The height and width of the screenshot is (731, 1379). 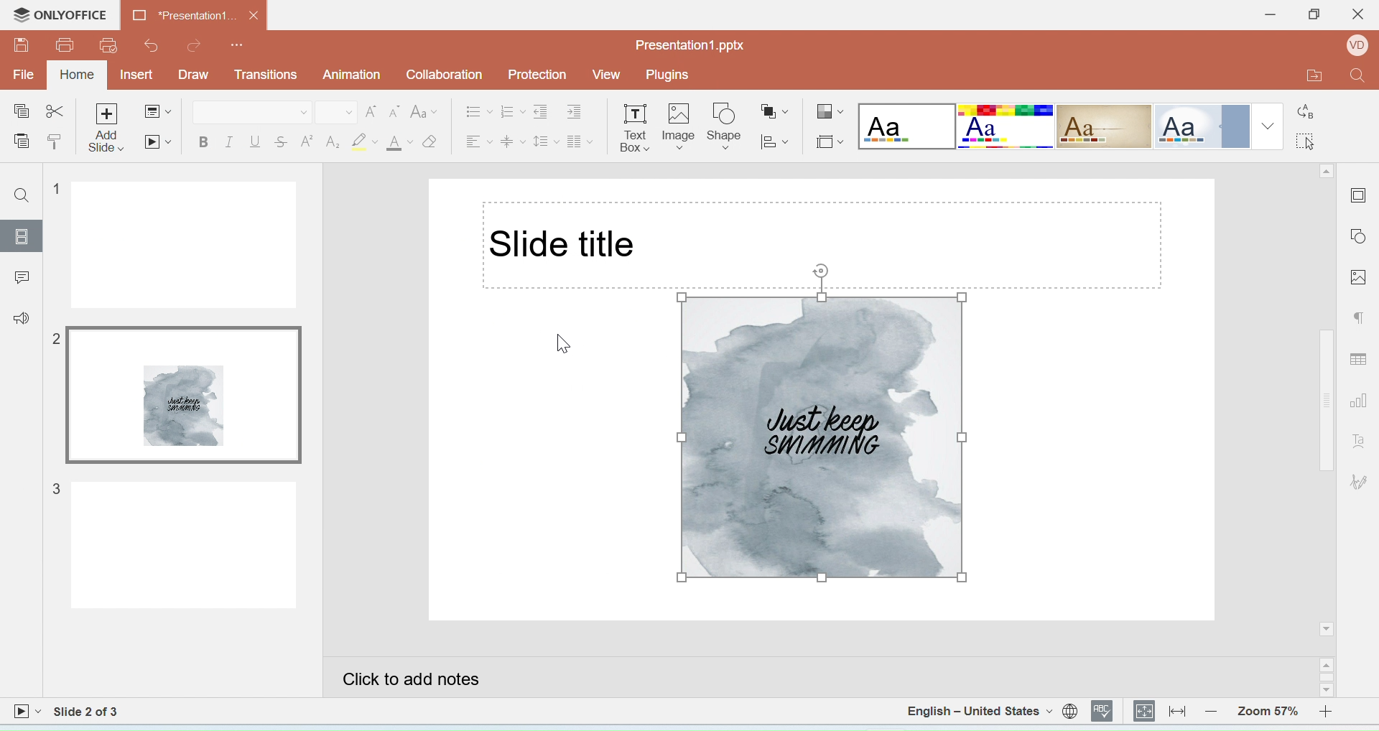 I want to click on Add slide, so click(x=108, y=129).